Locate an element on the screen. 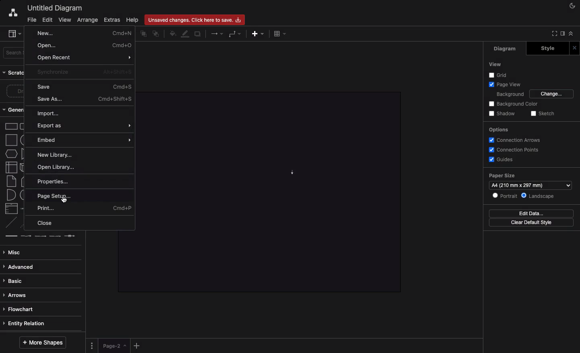  New is located at coordinates (46, 33).